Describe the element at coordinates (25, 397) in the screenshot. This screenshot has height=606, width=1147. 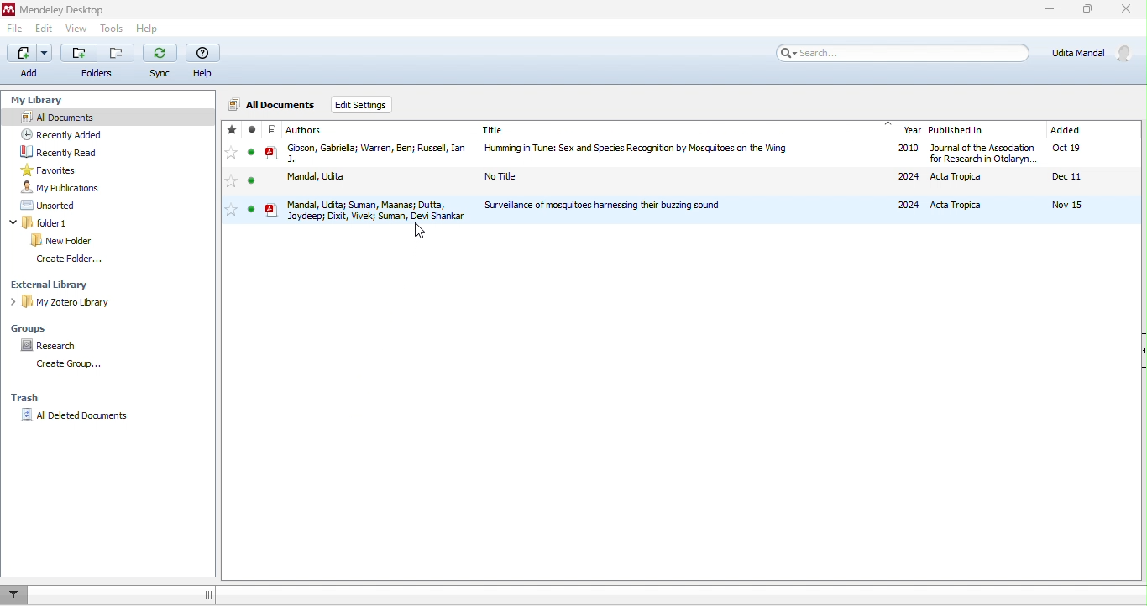
I see `trash` at that location.